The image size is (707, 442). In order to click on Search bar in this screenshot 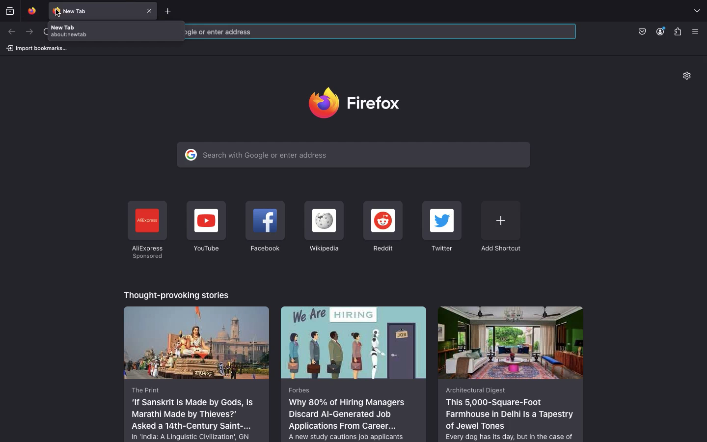, I will do `click(353, 155)`.